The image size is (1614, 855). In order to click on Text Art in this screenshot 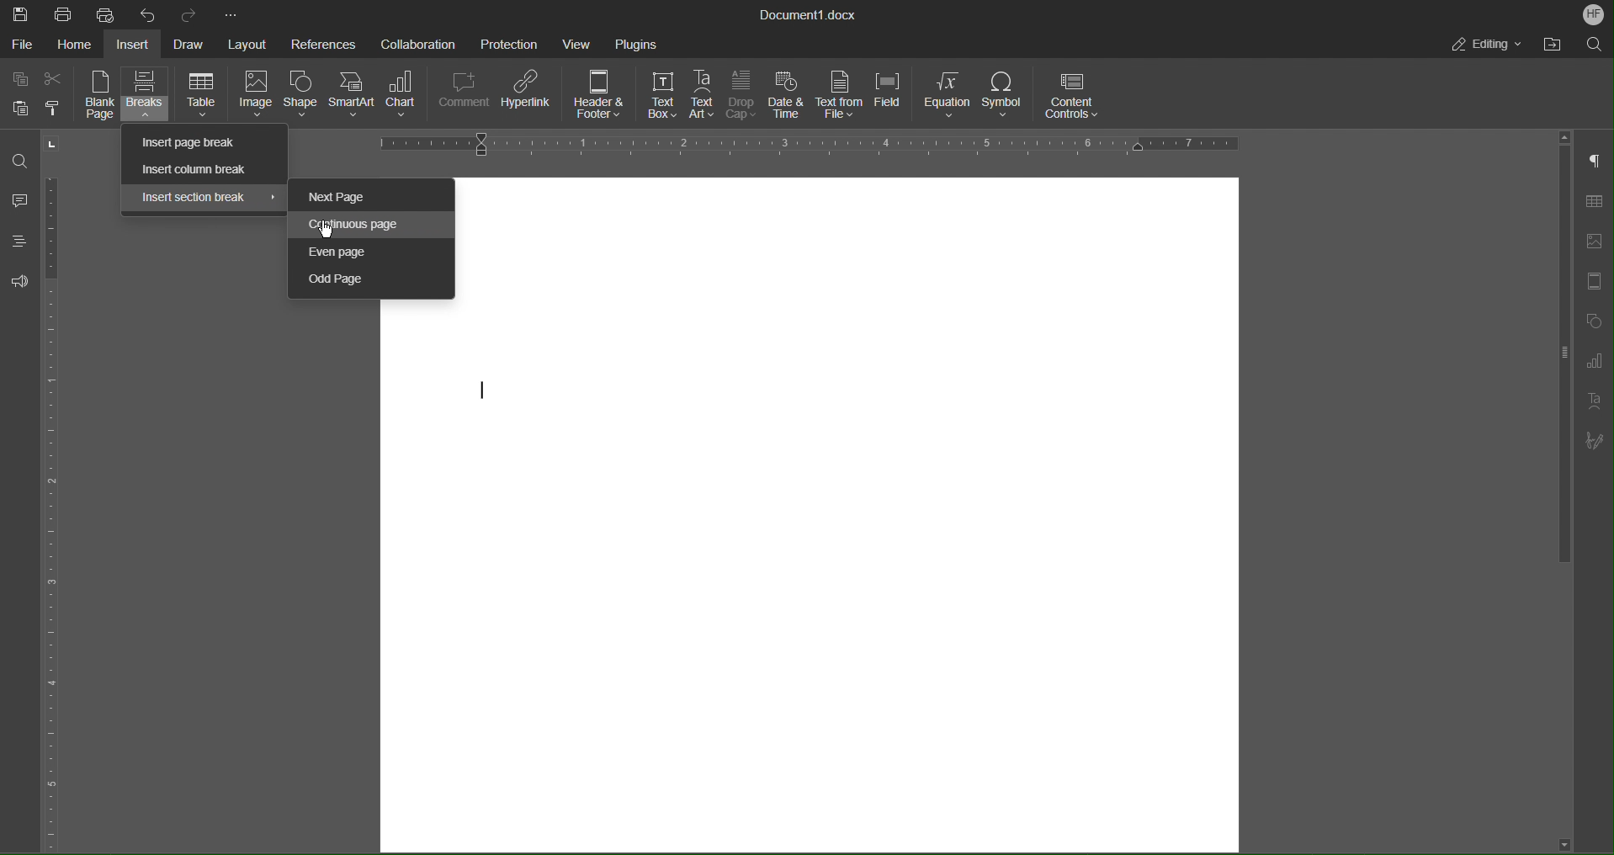, I will do `click(703, 96)`.